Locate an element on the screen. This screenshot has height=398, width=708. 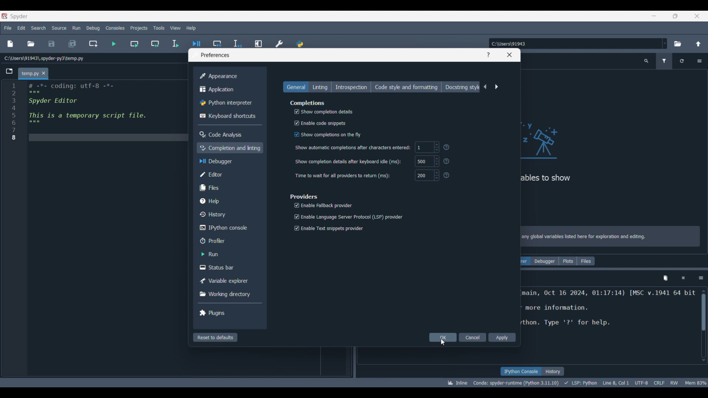
Run selection/current line is located at coordinates (175, 44).